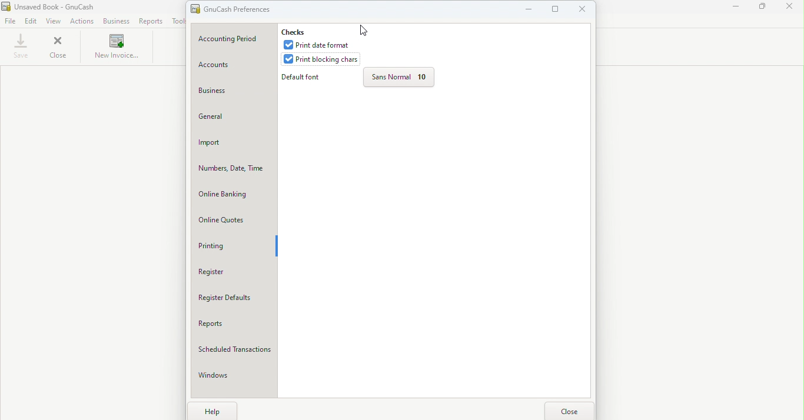 The width and height of the screenshot is (804, 420). What do you see at coordinates (366, 28) in the screenshot?
I see `cursor` at bounding box center [366, 28].